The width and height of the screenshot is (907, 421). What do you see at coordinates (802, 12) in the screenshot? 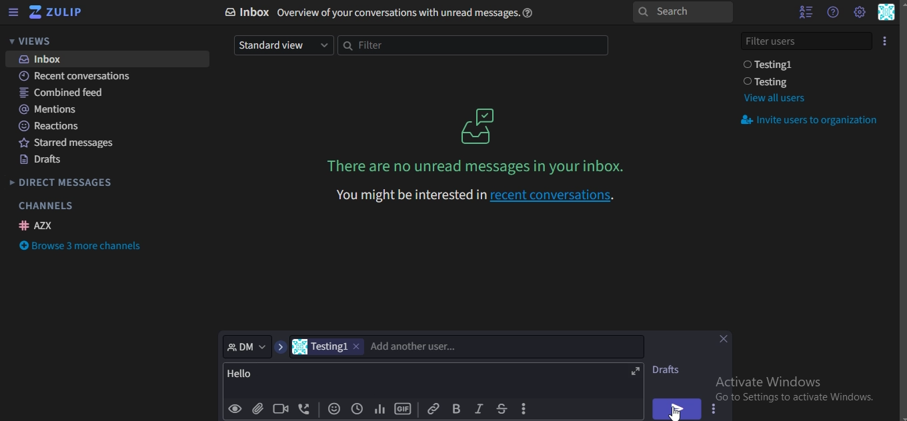
I see `hide userlist` at bounding box center [802, 12].